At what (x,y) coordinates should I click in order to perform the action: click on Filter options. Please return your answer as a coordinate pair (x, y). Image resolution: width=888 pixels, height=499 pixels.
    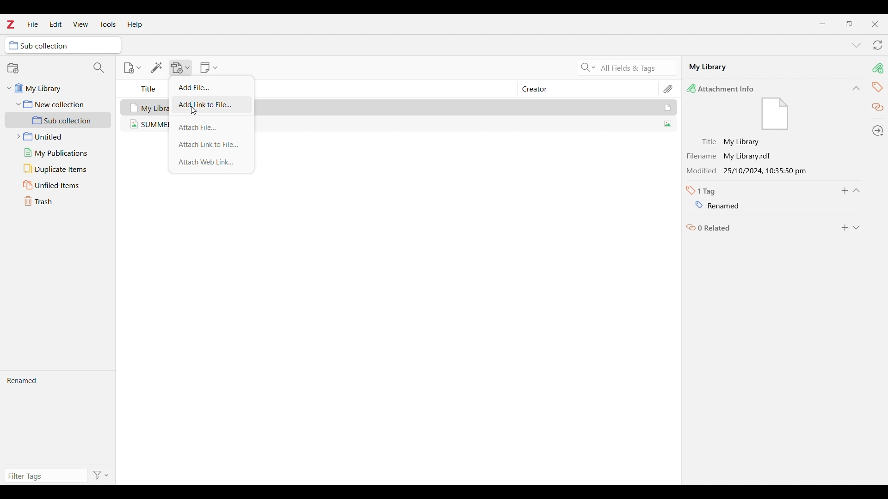
    Looking at the image, I should click on (101, 475).